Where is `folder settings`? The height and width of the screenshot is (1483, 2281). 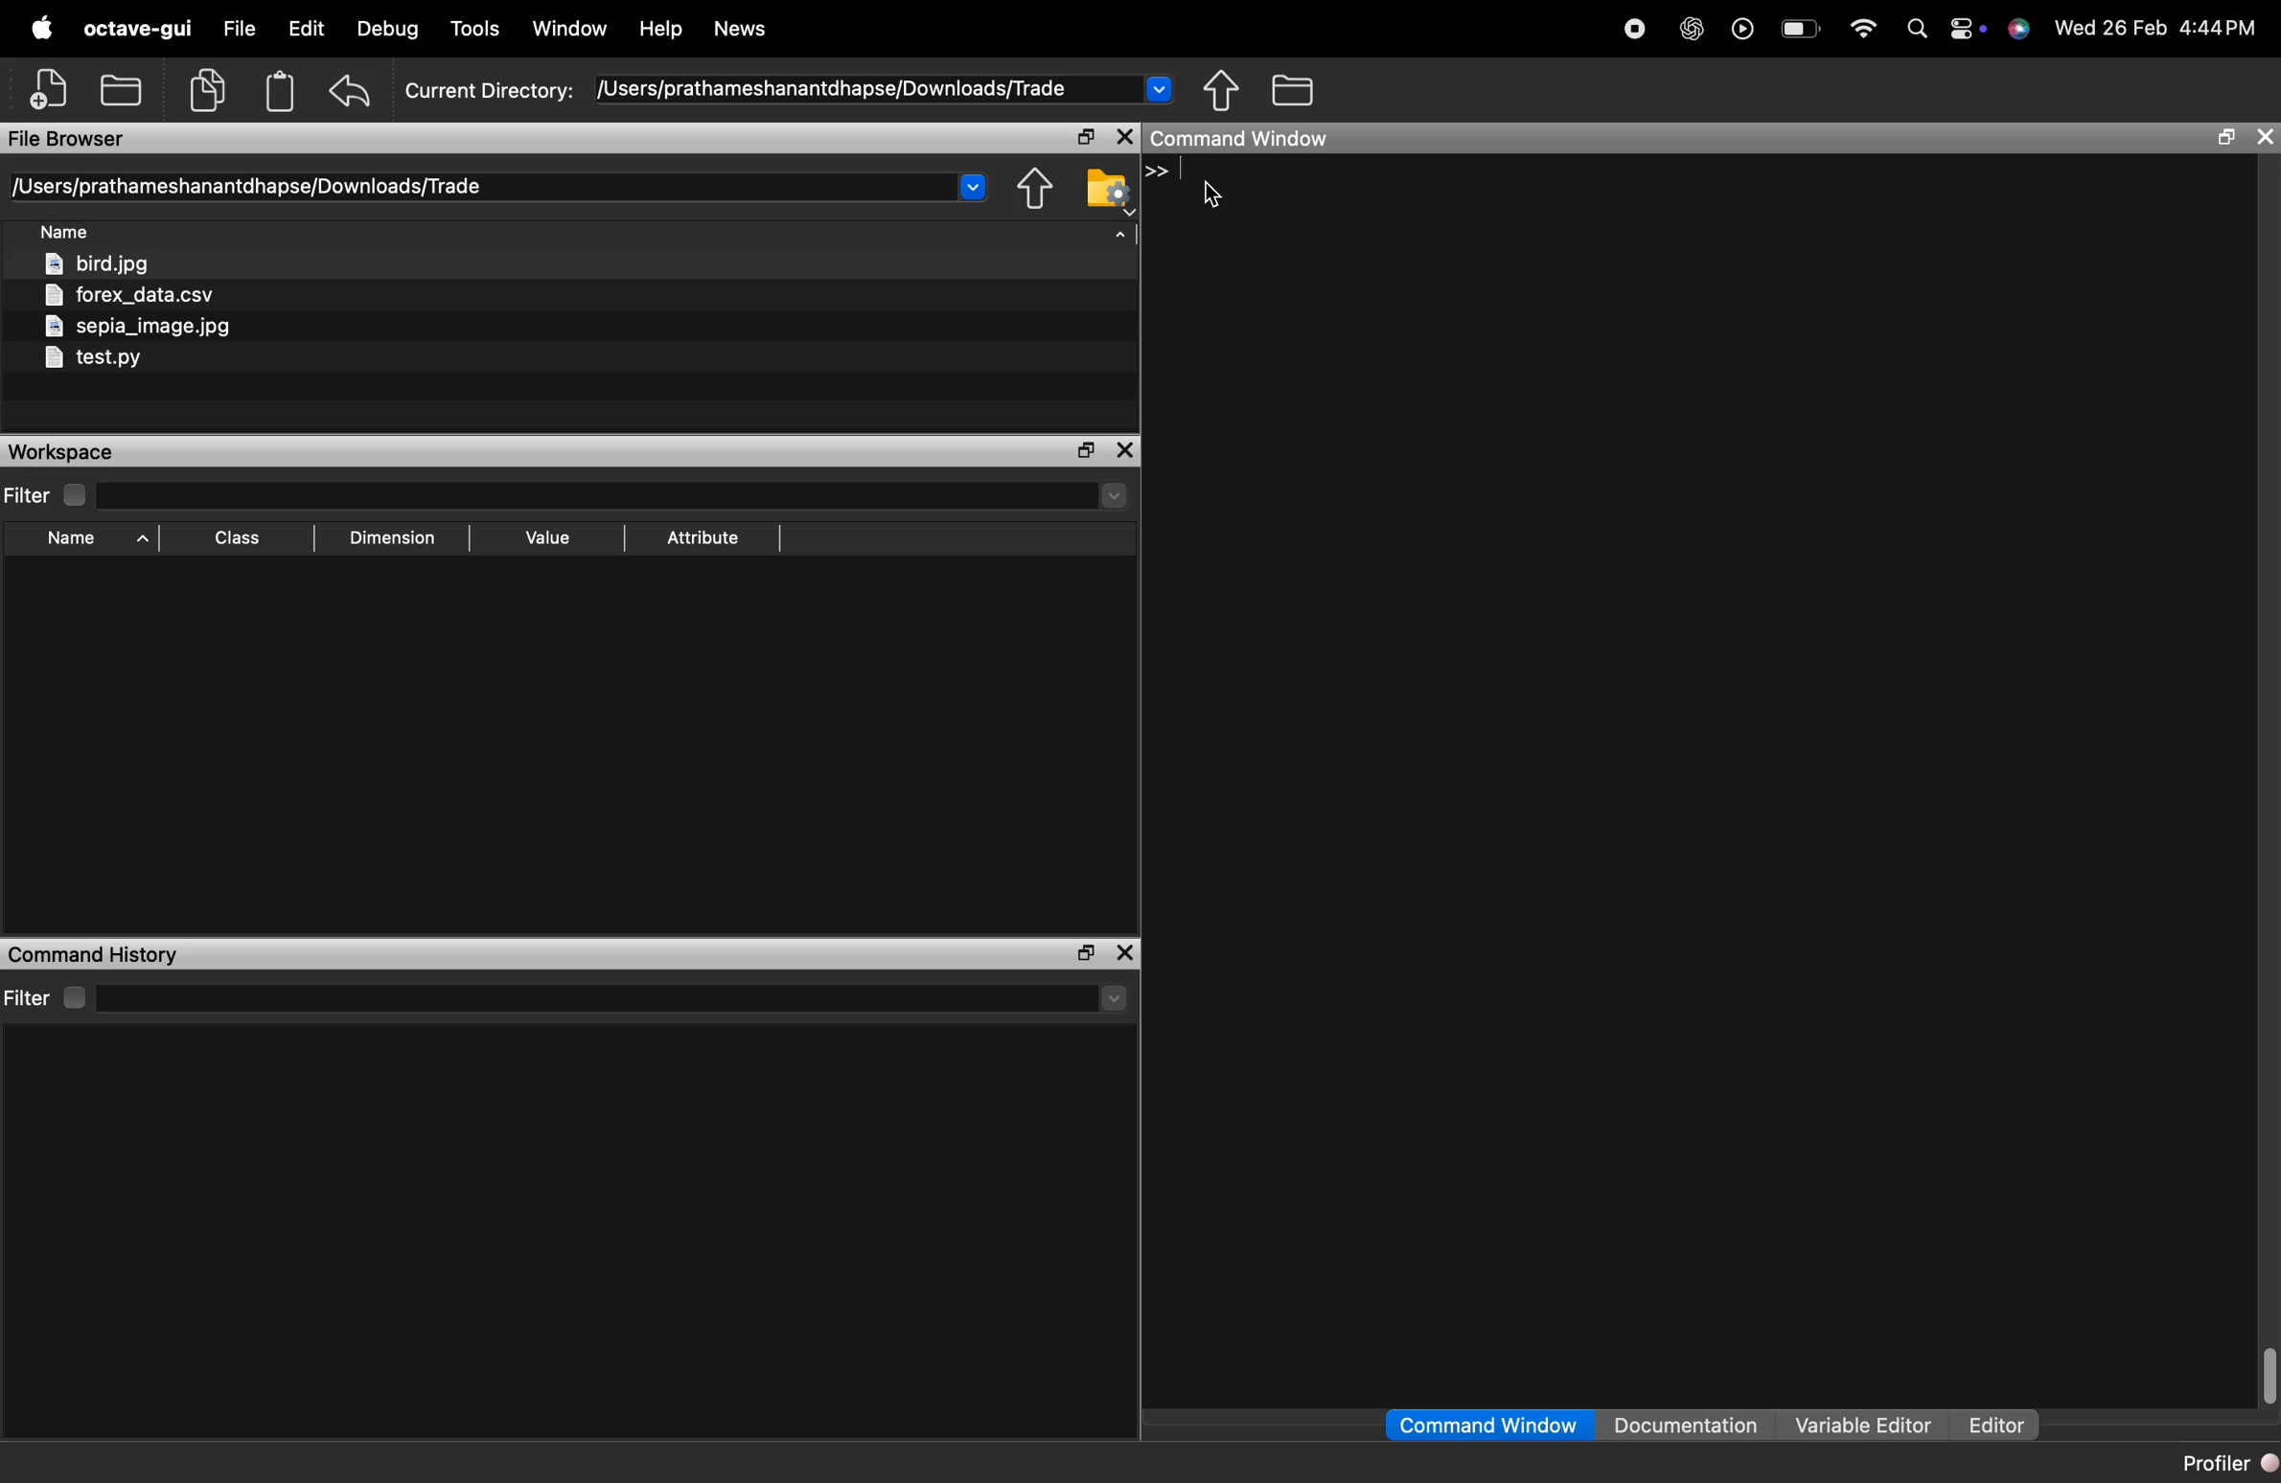
folder settings is located at coordinates (1108, 190).